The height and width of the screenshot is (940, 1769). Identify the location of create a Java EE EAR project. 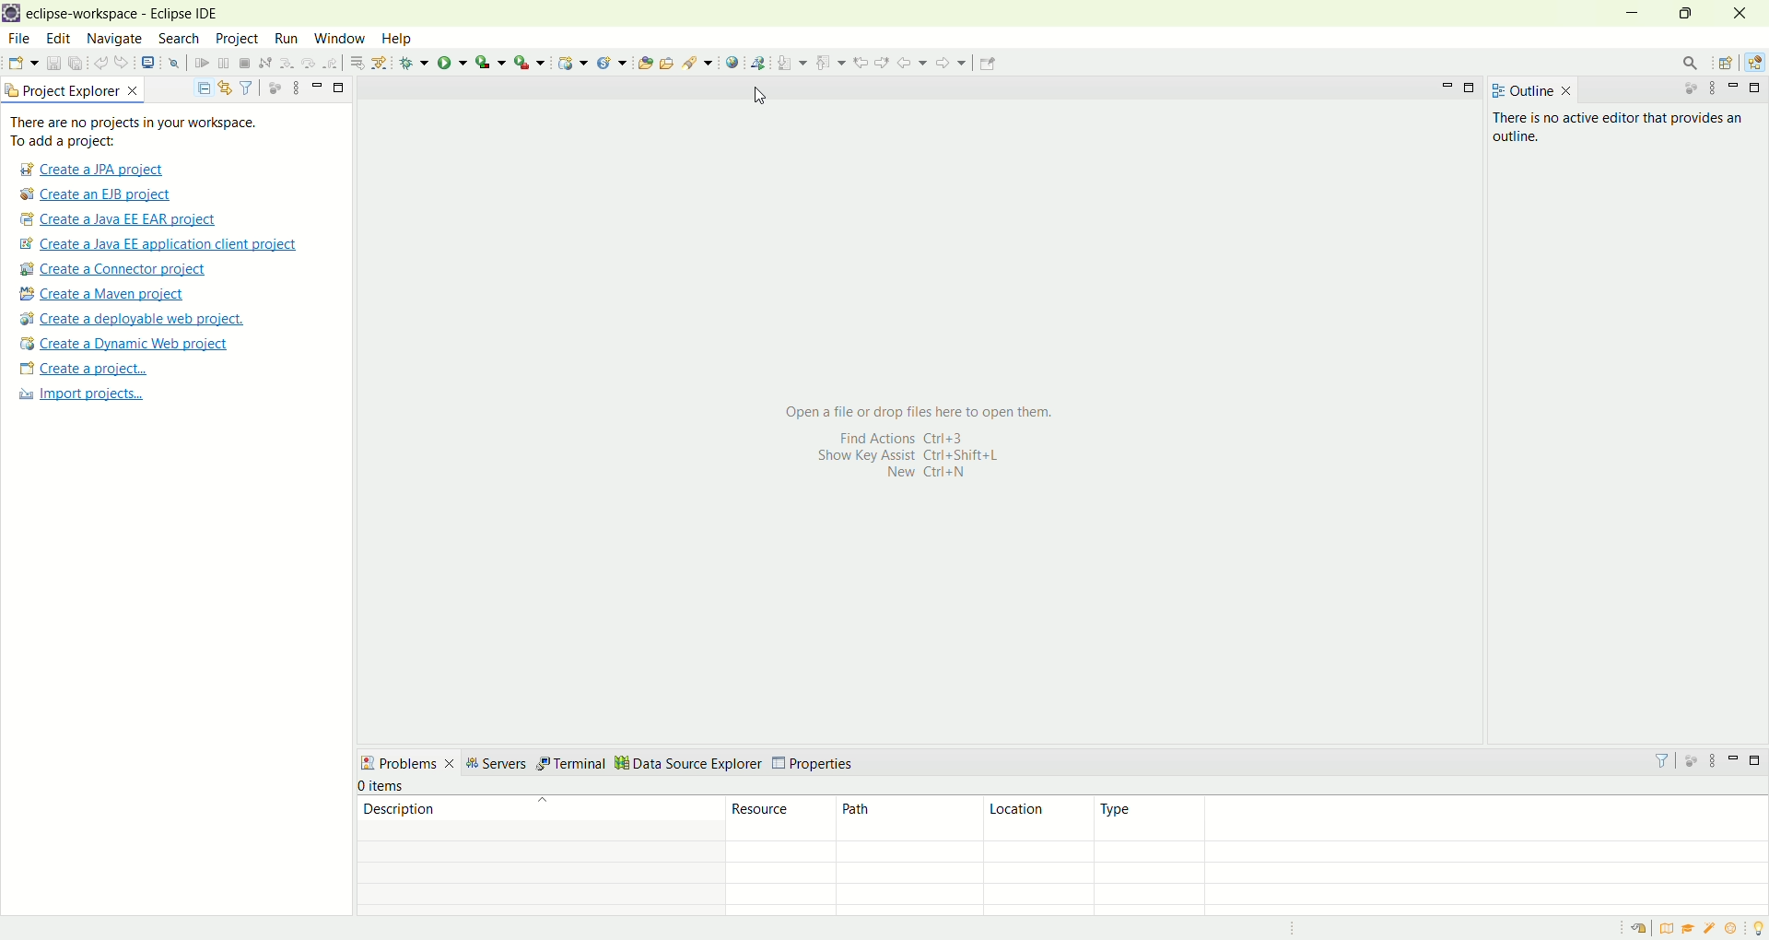
(120, 219).